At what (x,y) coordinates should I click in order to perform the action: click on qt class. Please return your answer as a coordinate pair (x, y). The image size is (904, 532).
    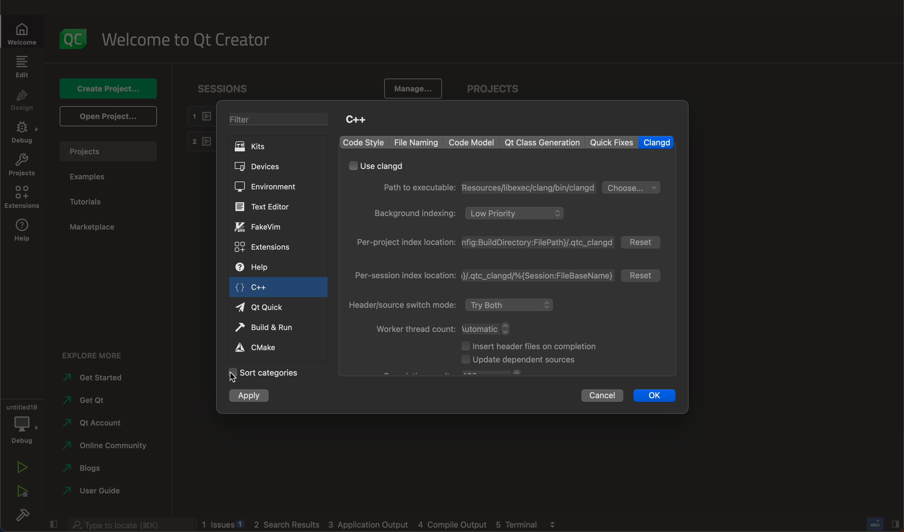
    Looking at the image, I should click on (544, 142).